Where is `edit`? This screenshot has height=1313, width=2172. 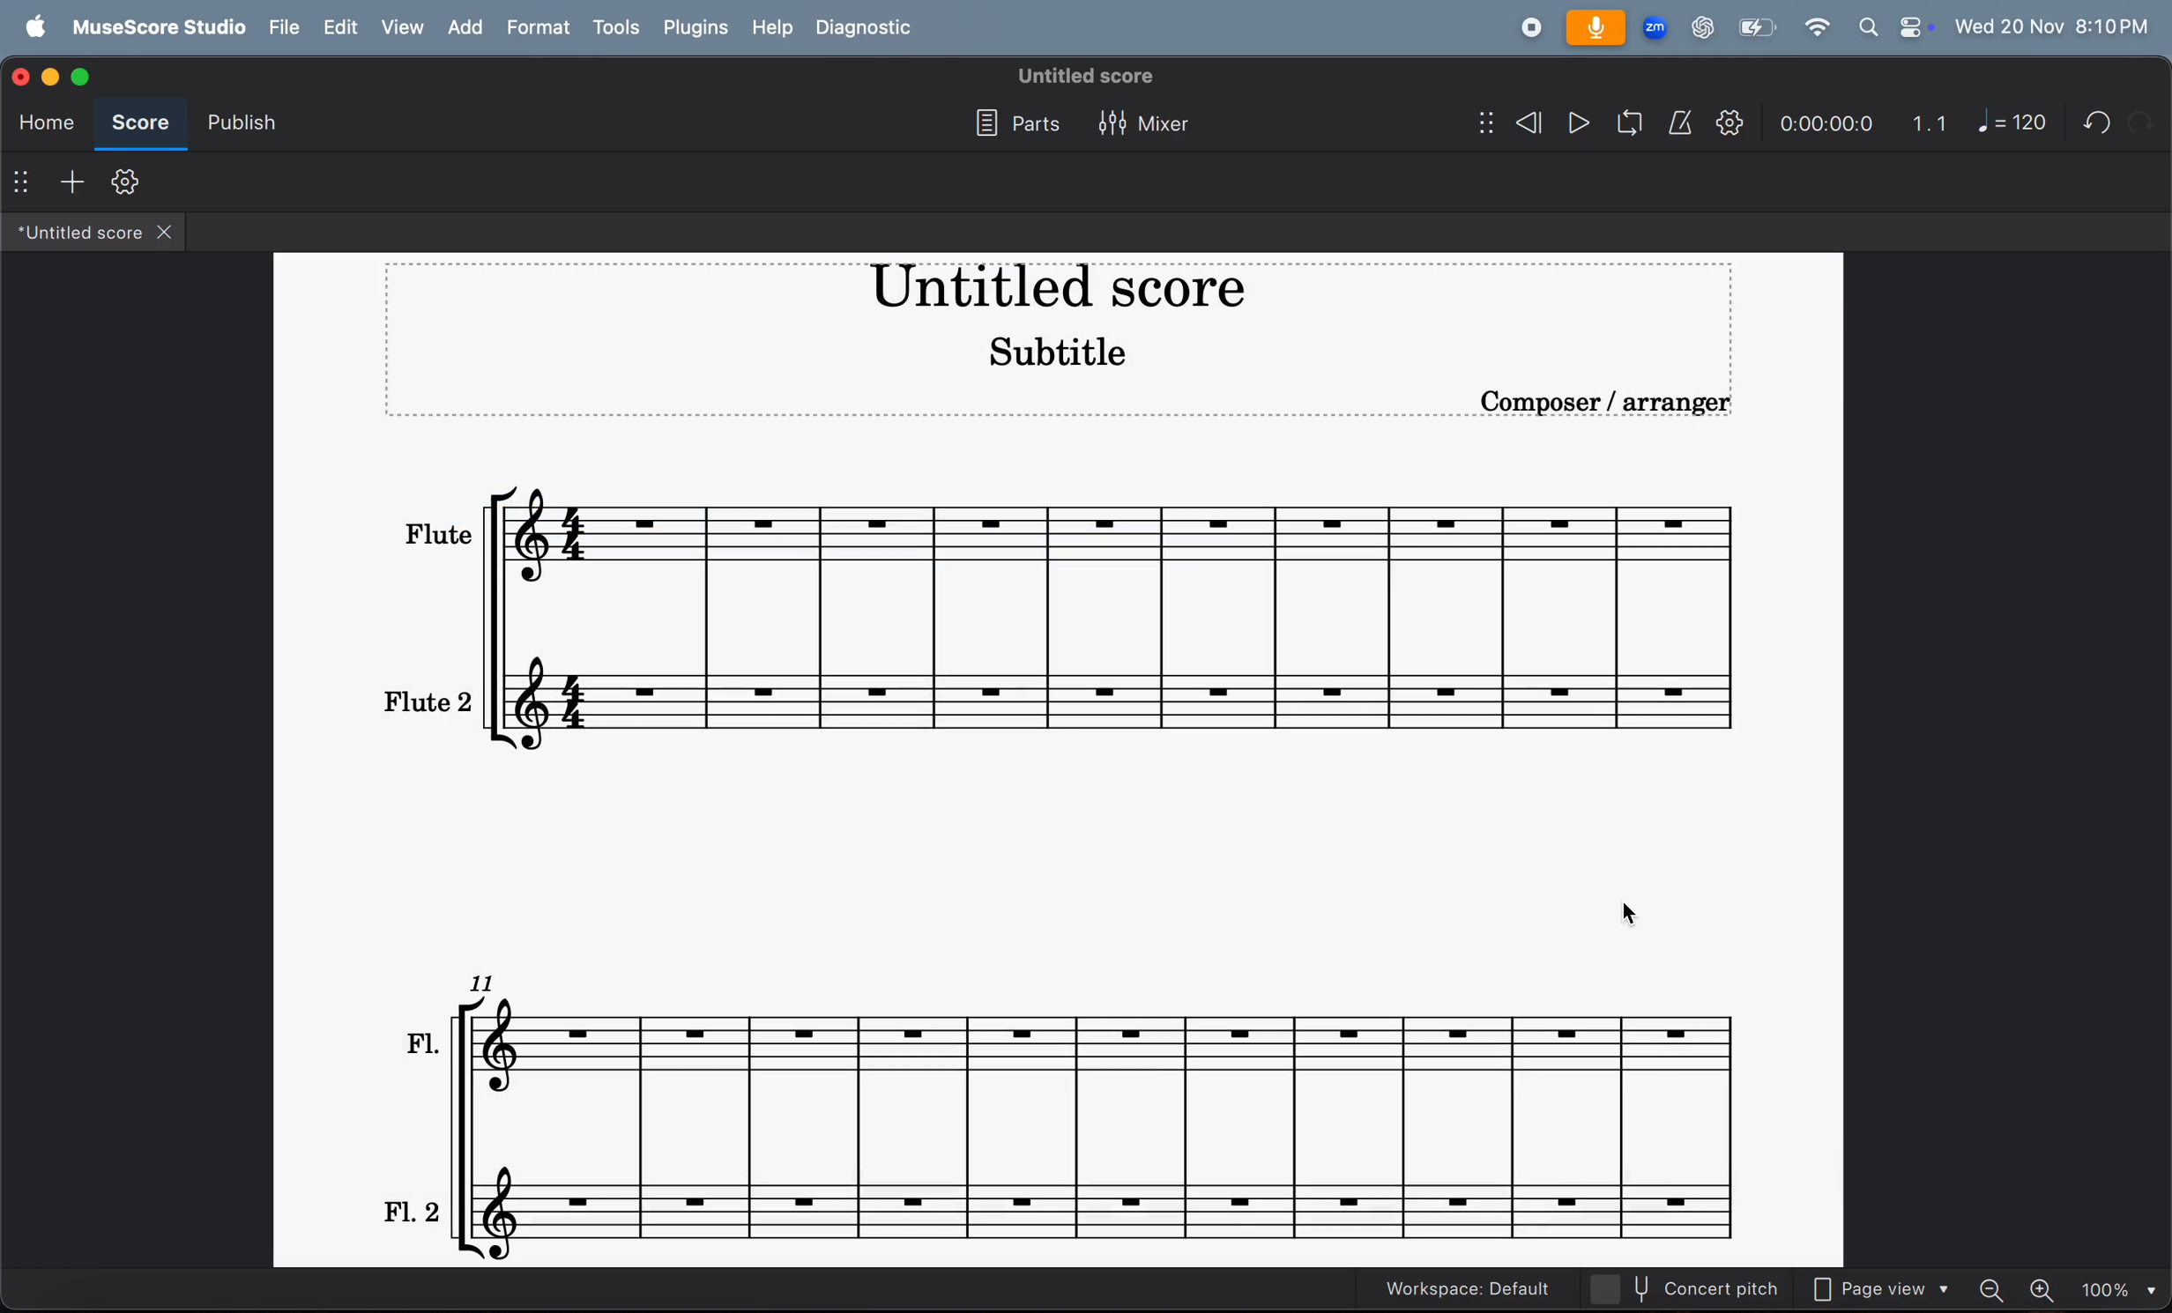
edit is located at coordinates (343, 27).